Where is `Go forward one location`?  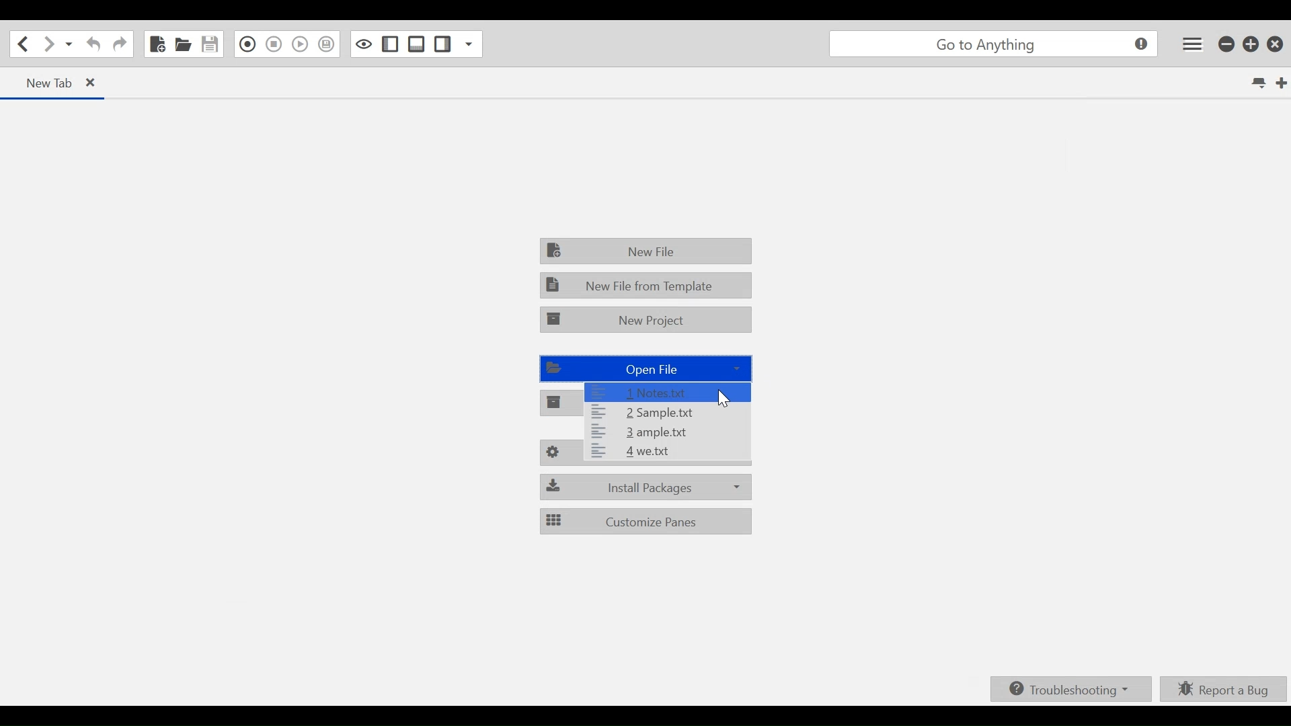
Go forward one location is located at coordinates (50, 44).